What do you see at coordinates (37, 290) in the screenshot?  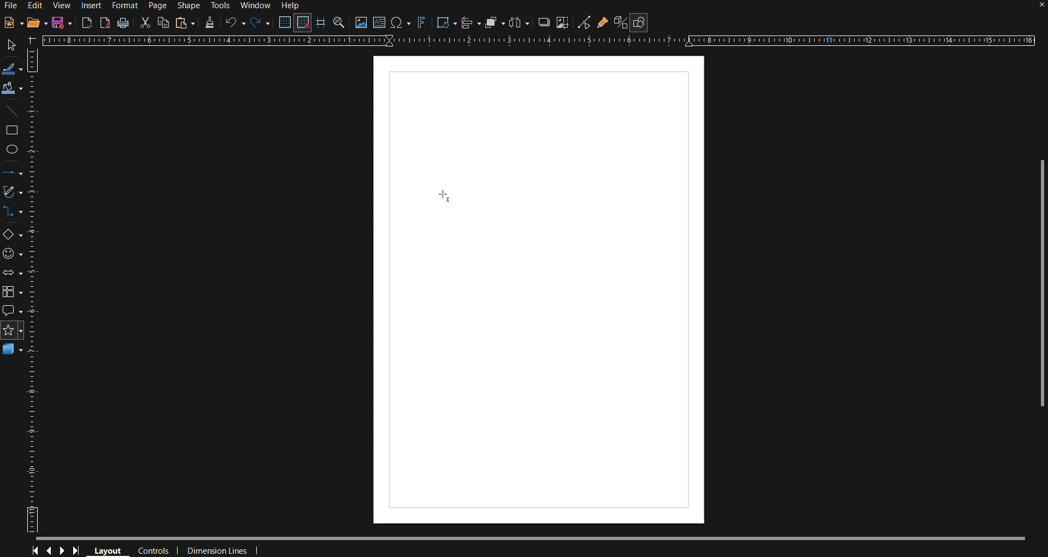 I see `Vertical Ruler` at bounding box center [37, 290].